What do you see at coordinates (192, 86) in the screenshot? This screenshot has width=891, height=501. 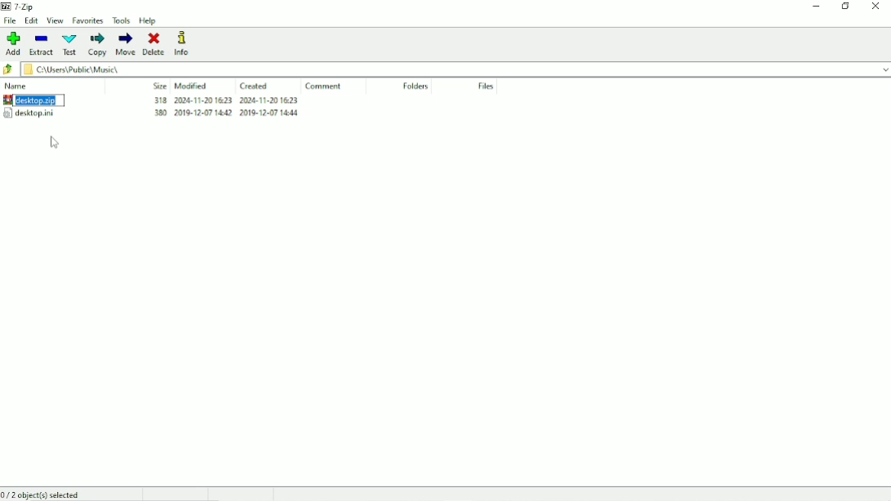 I see `Modified` at bounding box center [192, 86].